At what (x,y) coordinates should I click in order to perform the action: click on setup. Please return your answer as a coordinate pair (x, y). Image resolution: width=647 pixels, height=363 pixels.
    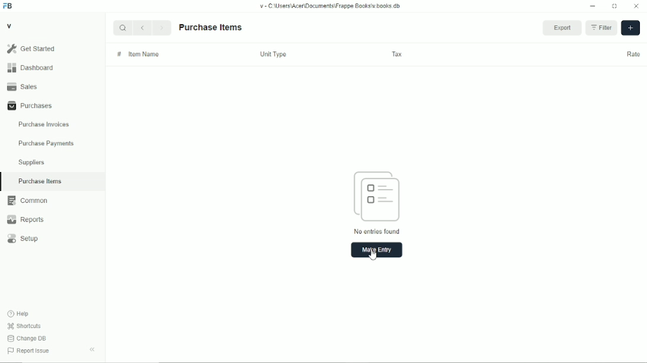
    Looking at the image, I should click on (23, 239).